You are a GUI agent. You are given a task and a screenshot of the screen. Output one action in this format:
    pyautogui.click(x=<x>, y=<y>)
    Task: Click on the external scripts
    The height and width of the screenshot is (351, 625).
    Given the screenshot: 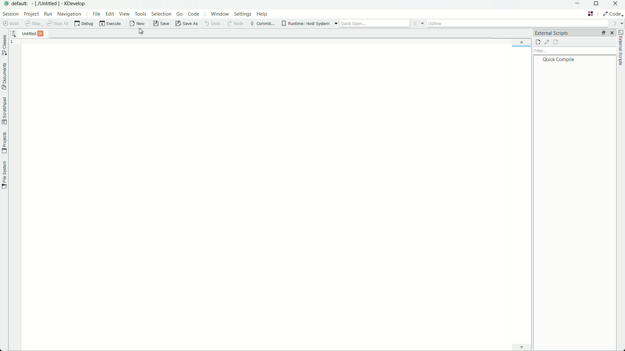 What is the action you would take?
    pyautogui.click(x=621, y=49)
    